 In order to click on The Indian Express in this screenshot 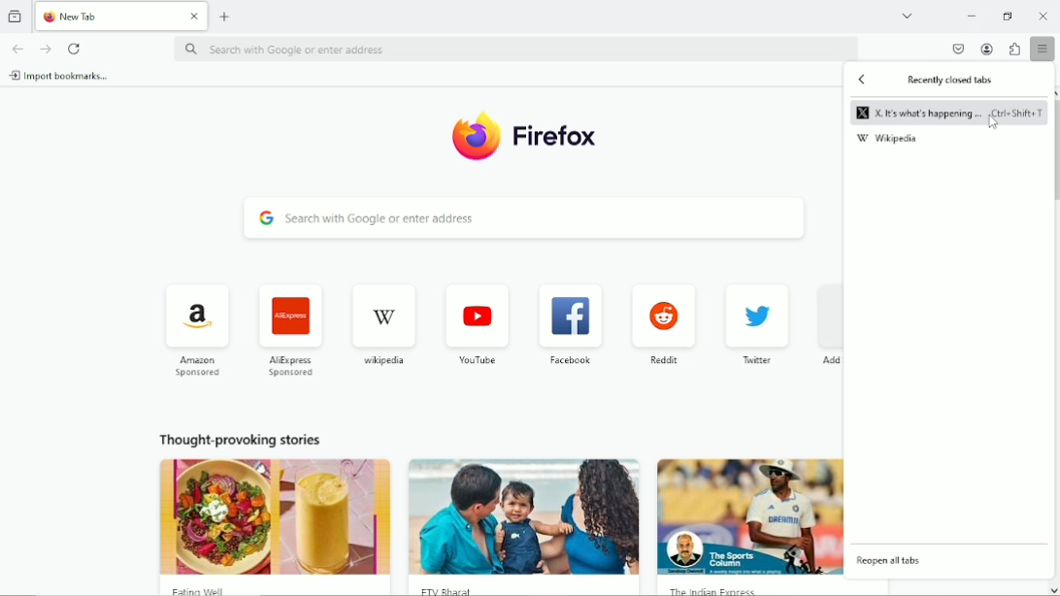, I will do `click(748, 587)`.